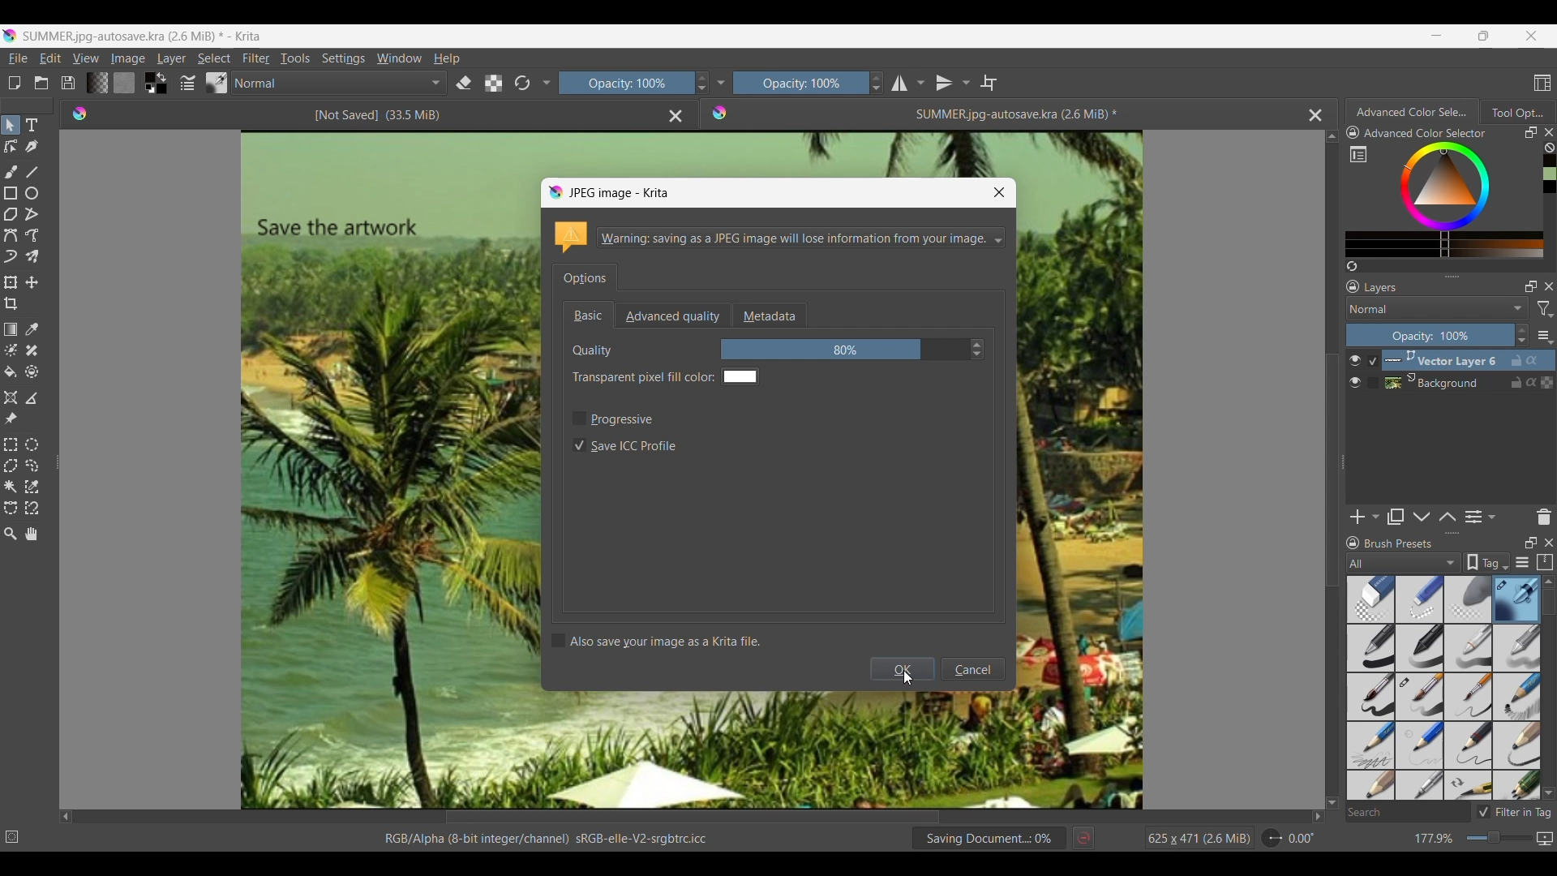 This screenshot has height=876, width=1557. Describe the element at coordinates (1516, 112) in the screenshot. I see `Tab 2, unselected` at that location.